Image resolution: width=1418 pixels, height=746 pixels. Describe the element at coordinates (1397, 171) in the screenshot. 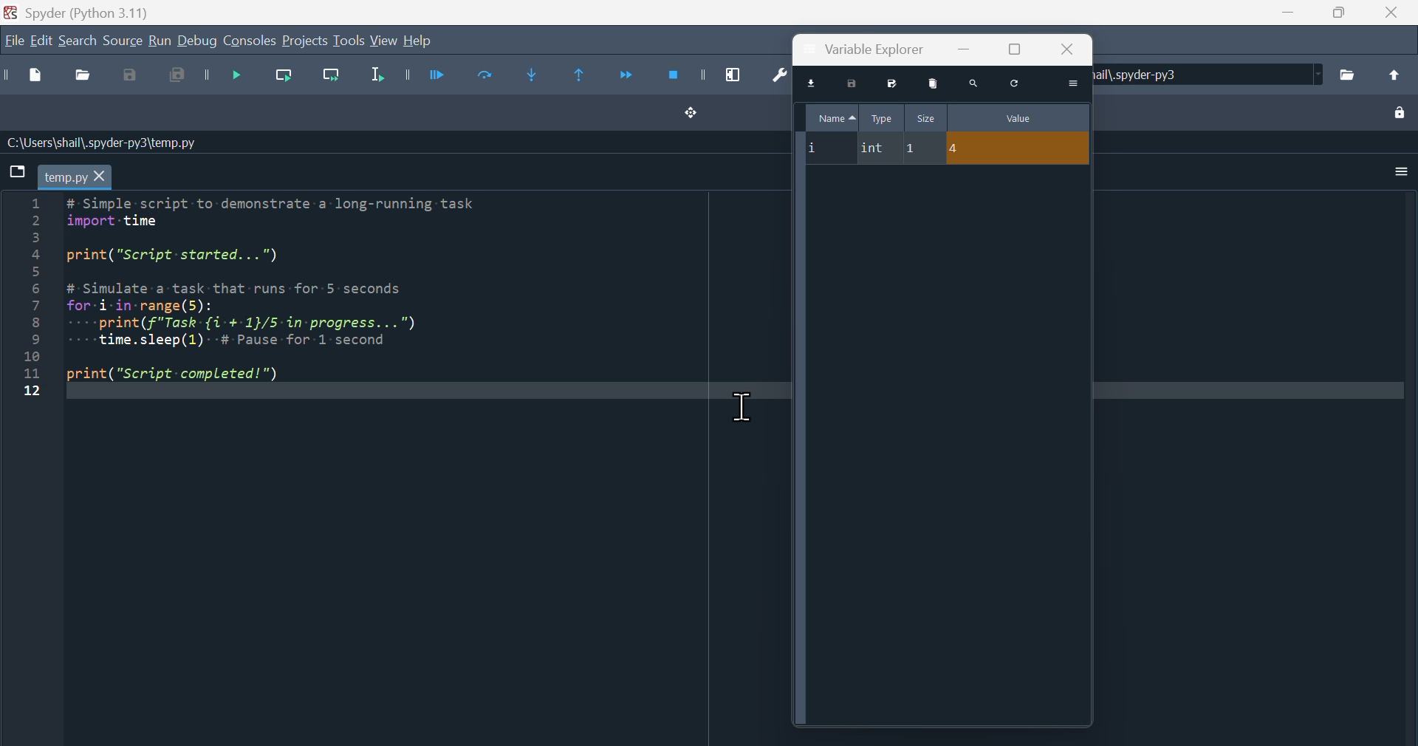

I see `More options` at that location.